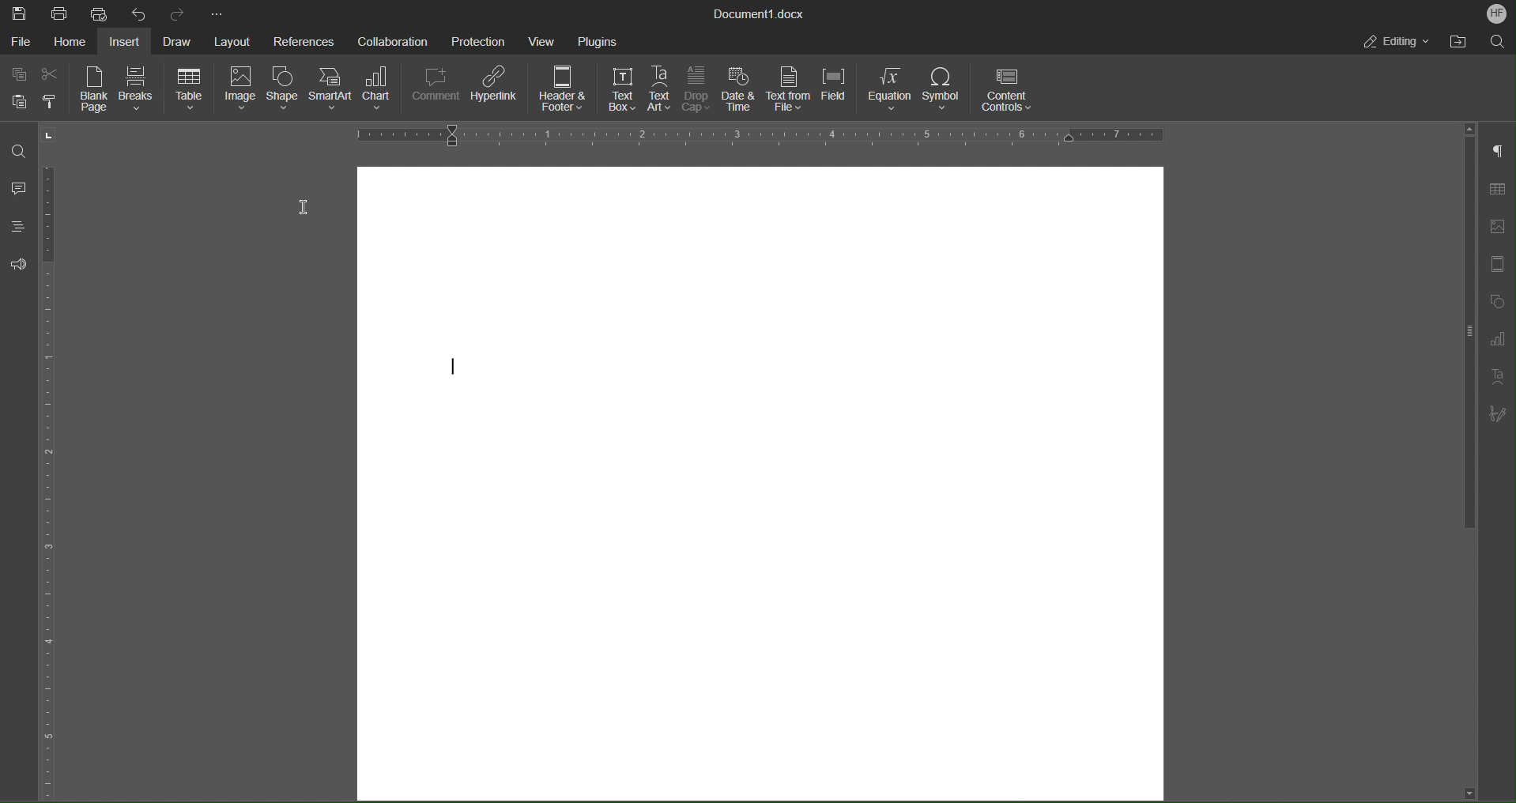 Image resolution: width=1516 pixels, height=803 pixels. What do you see at coordinates (93, 89) in the screenshot?
I see `Blank Page` at bounding box center [93, 89].